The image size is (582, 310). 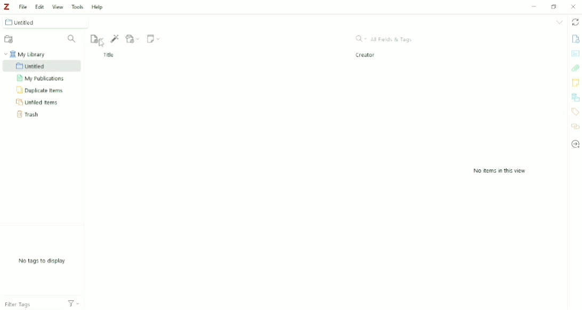 I want to click on Unfiled Items, so click(x=39, y=102).